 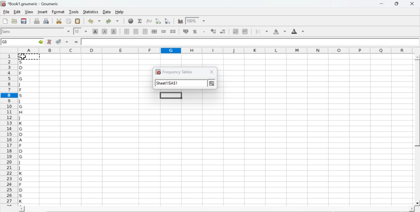 I want to click on sheet!$G$8, so click(x=167, y=83).